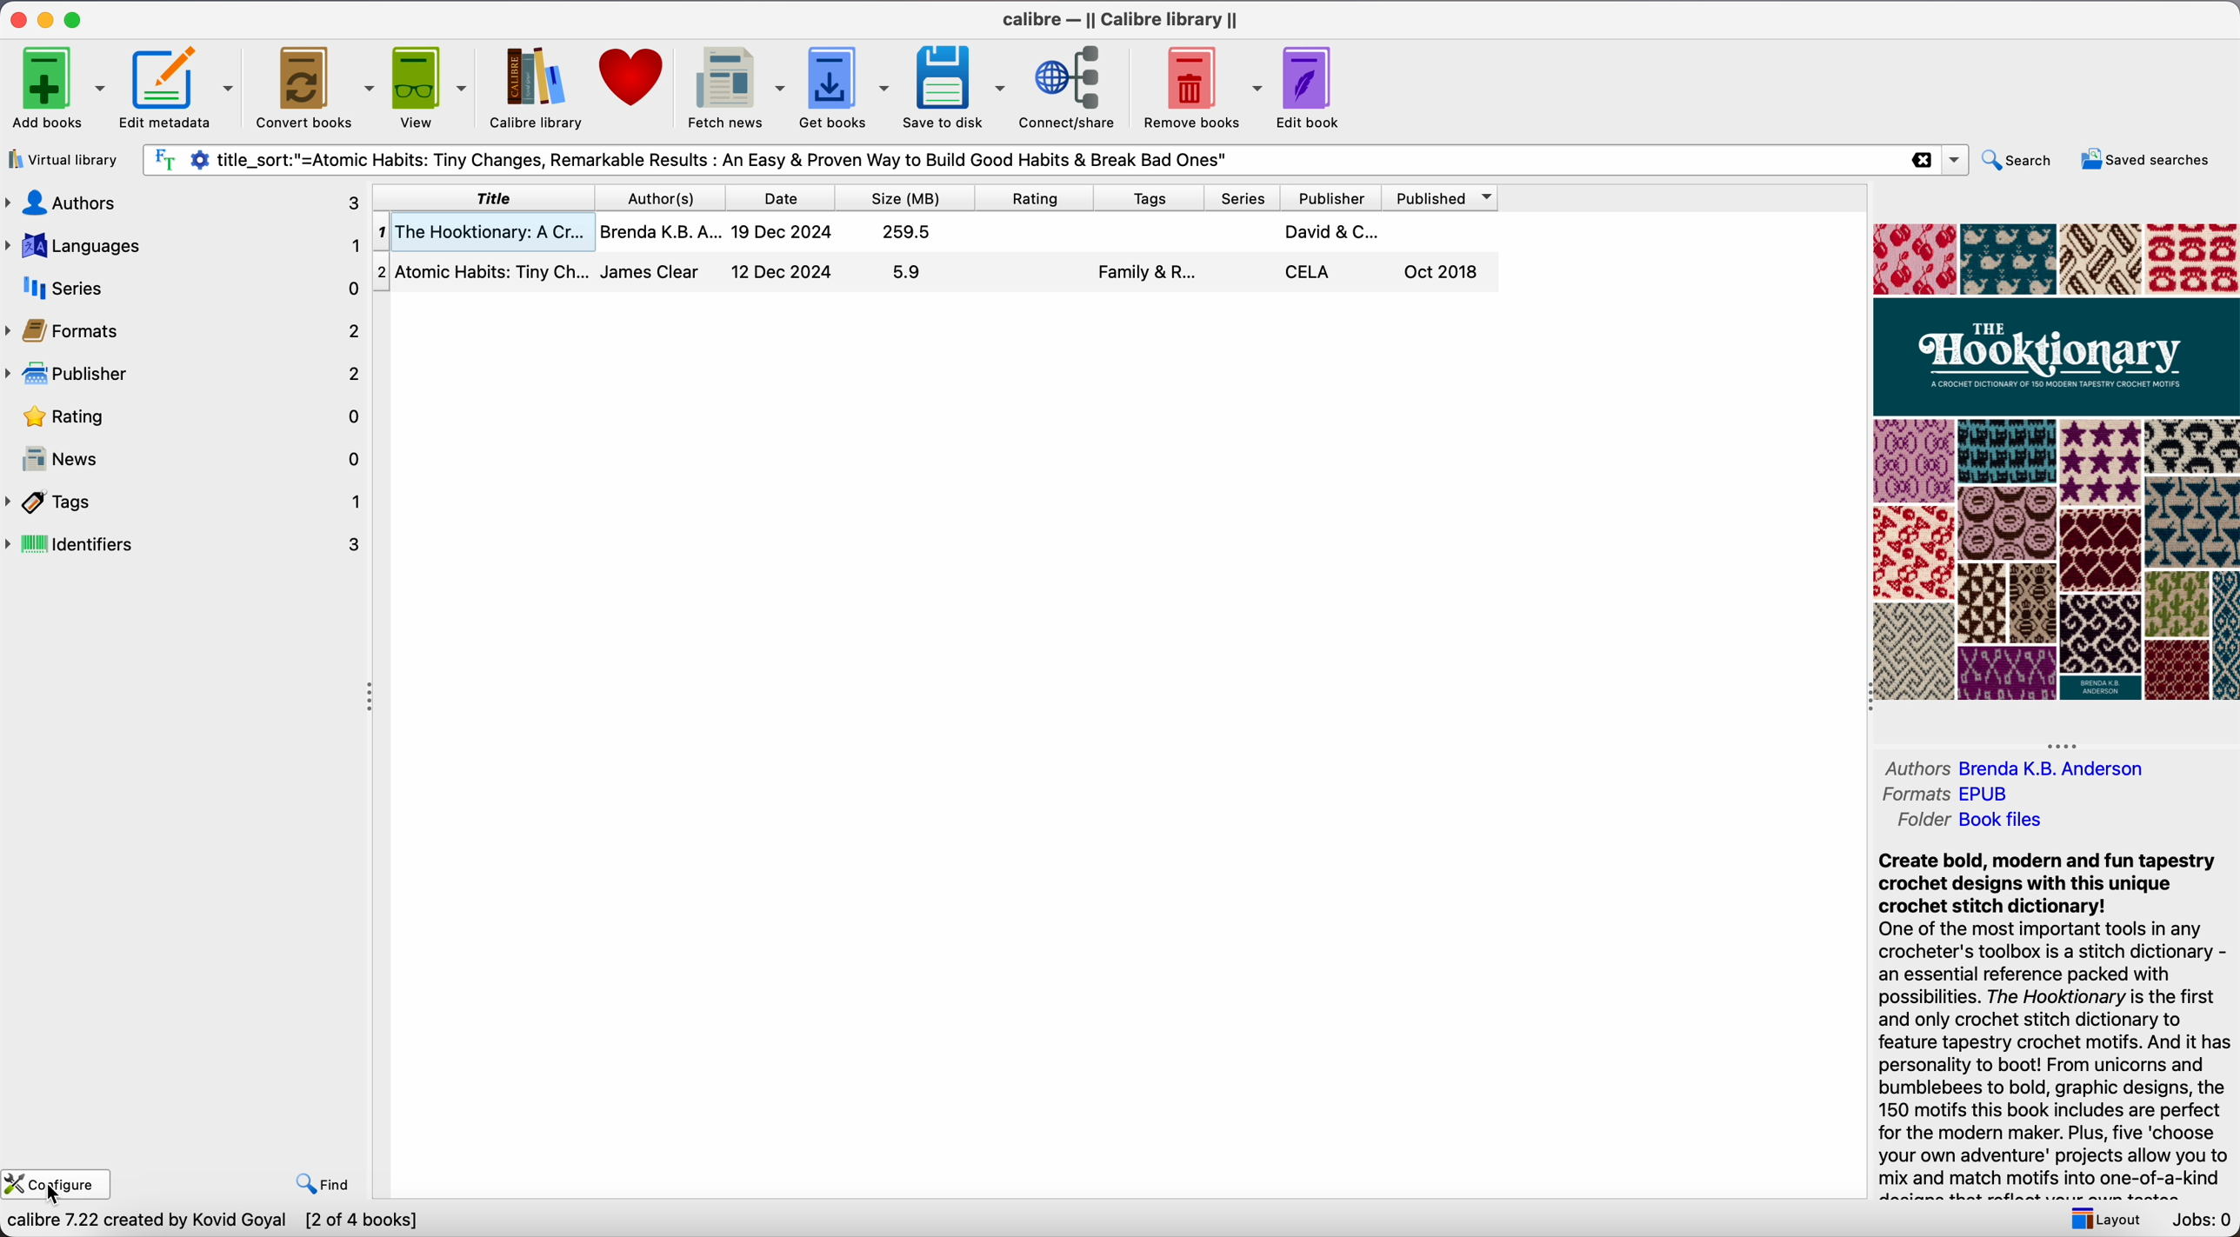  I want to click on edit book, so click(1315, 88).